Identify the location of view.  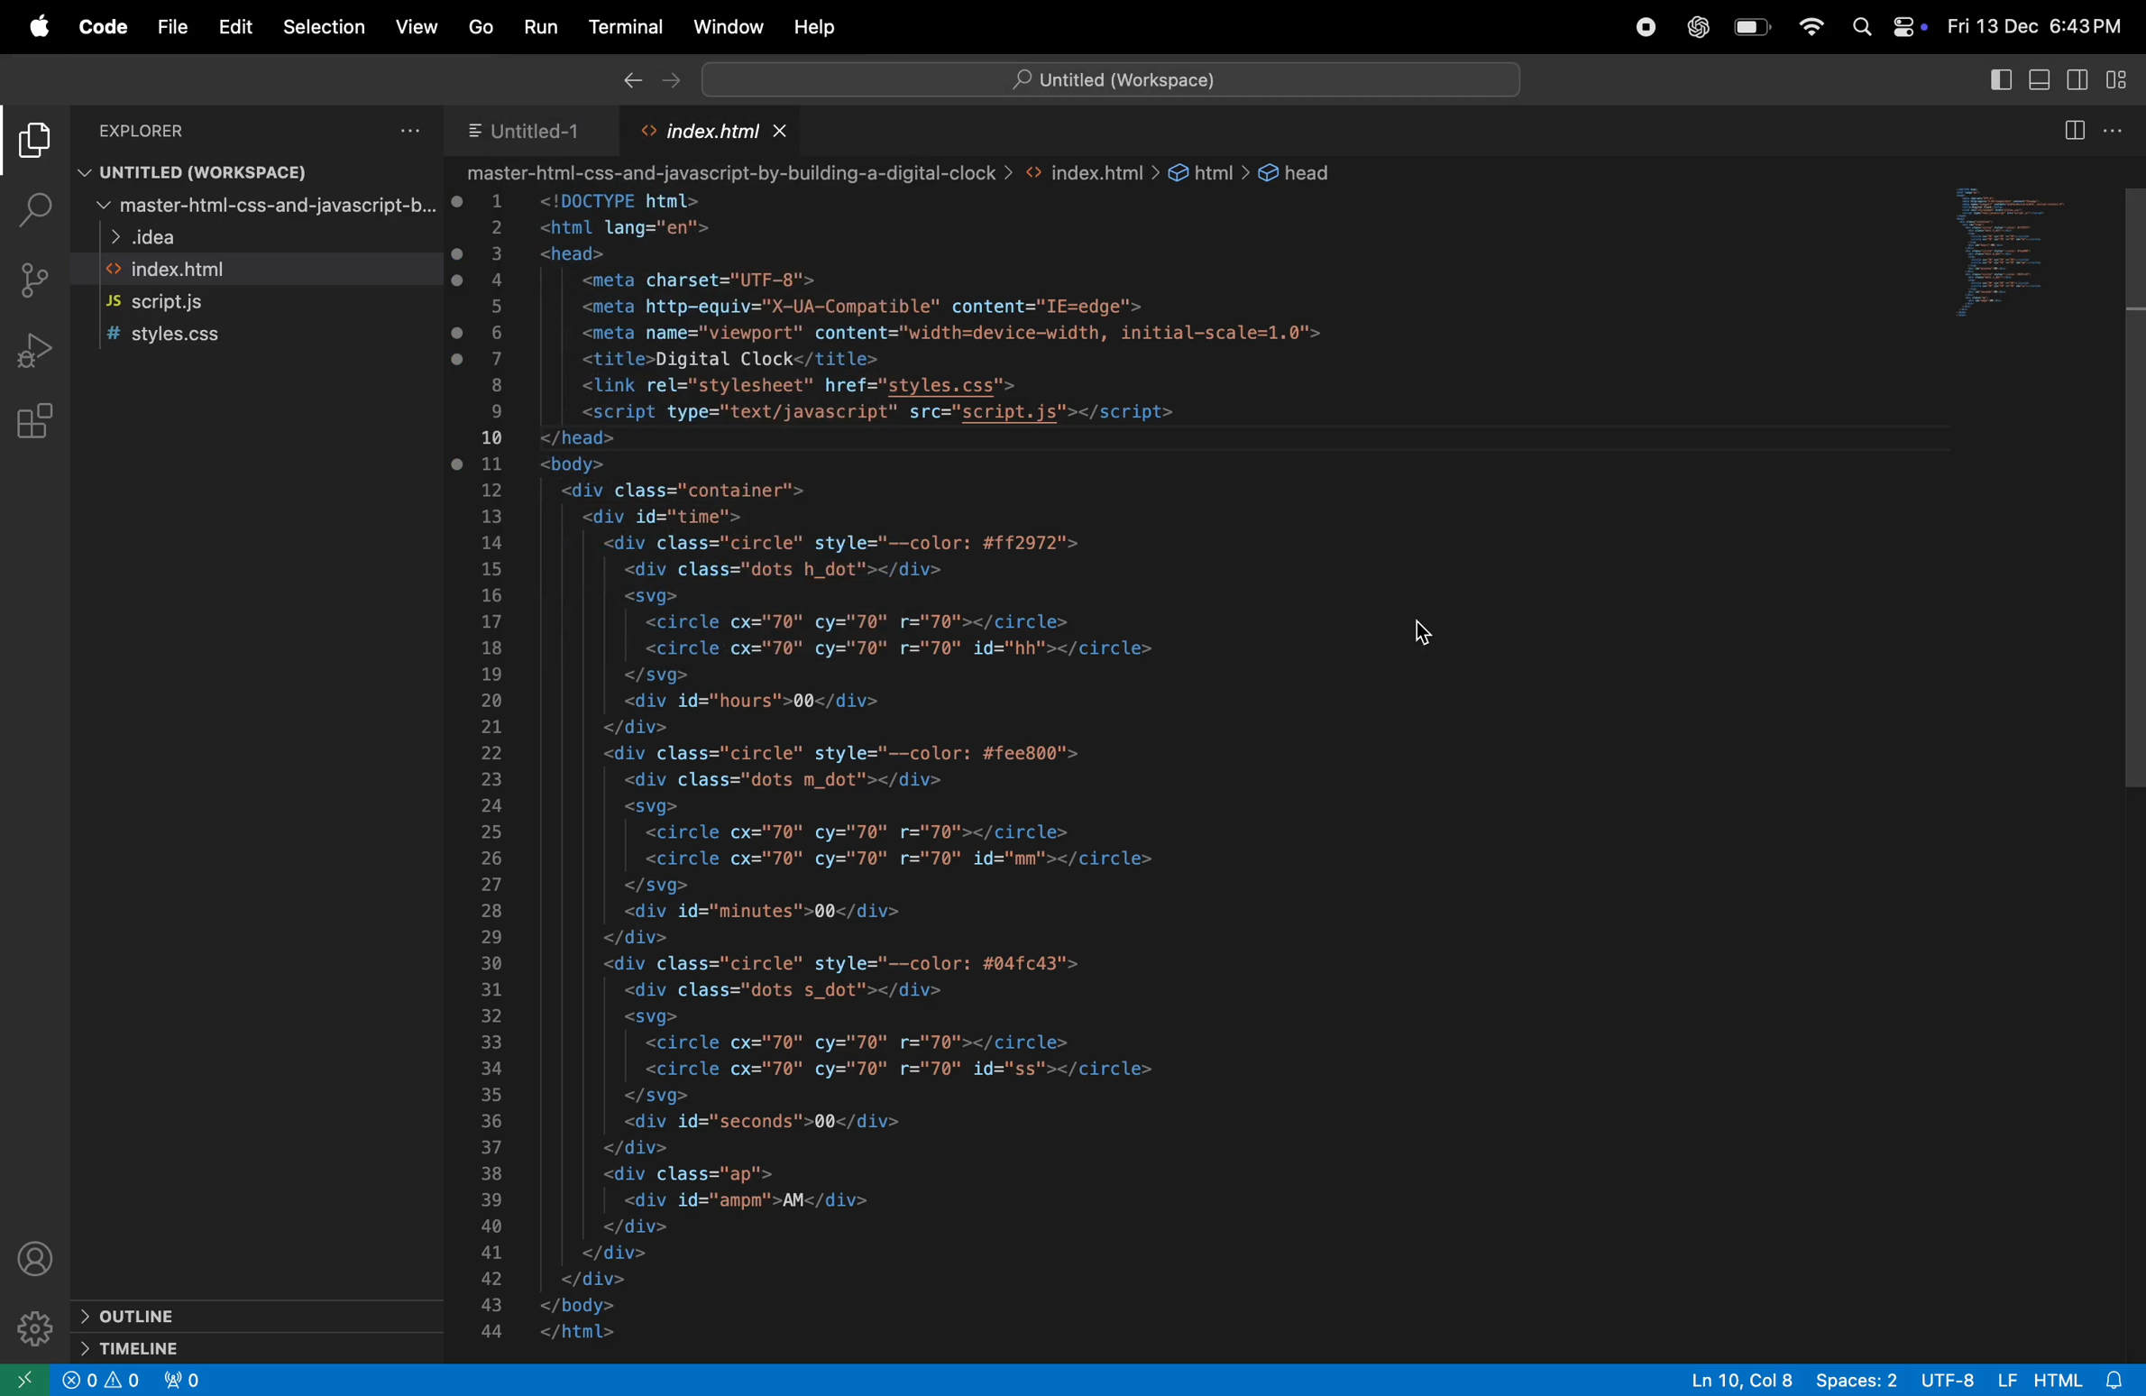
(415, 29).